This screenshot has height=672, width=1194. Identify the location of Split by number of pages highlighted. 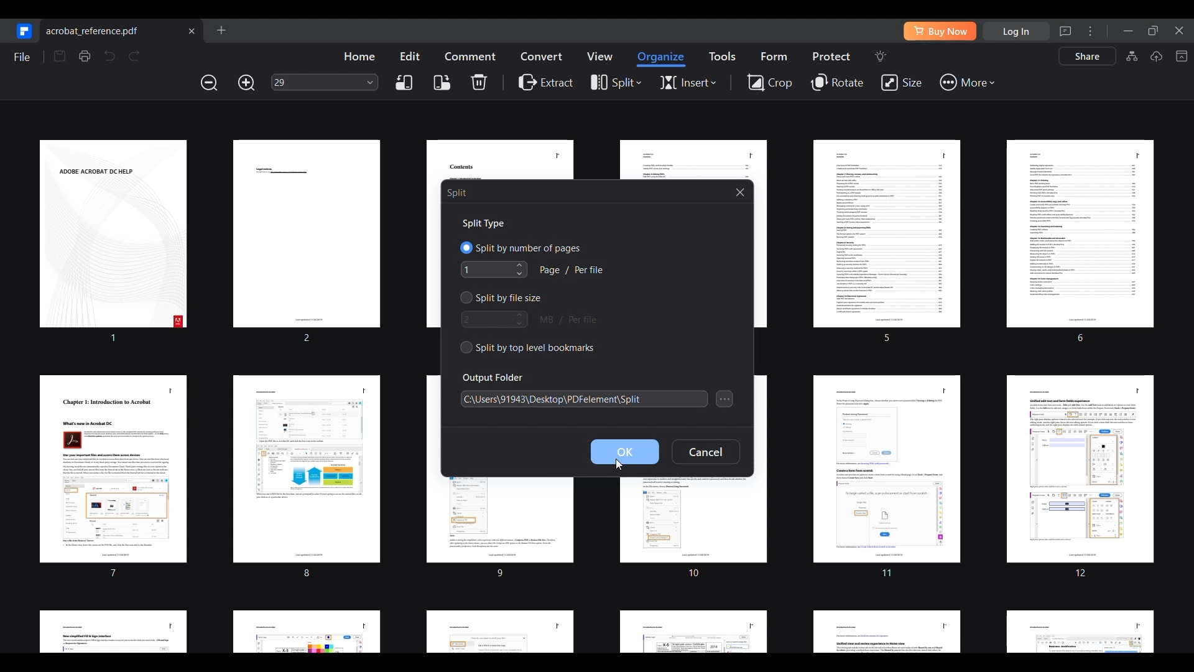
(465, 248).